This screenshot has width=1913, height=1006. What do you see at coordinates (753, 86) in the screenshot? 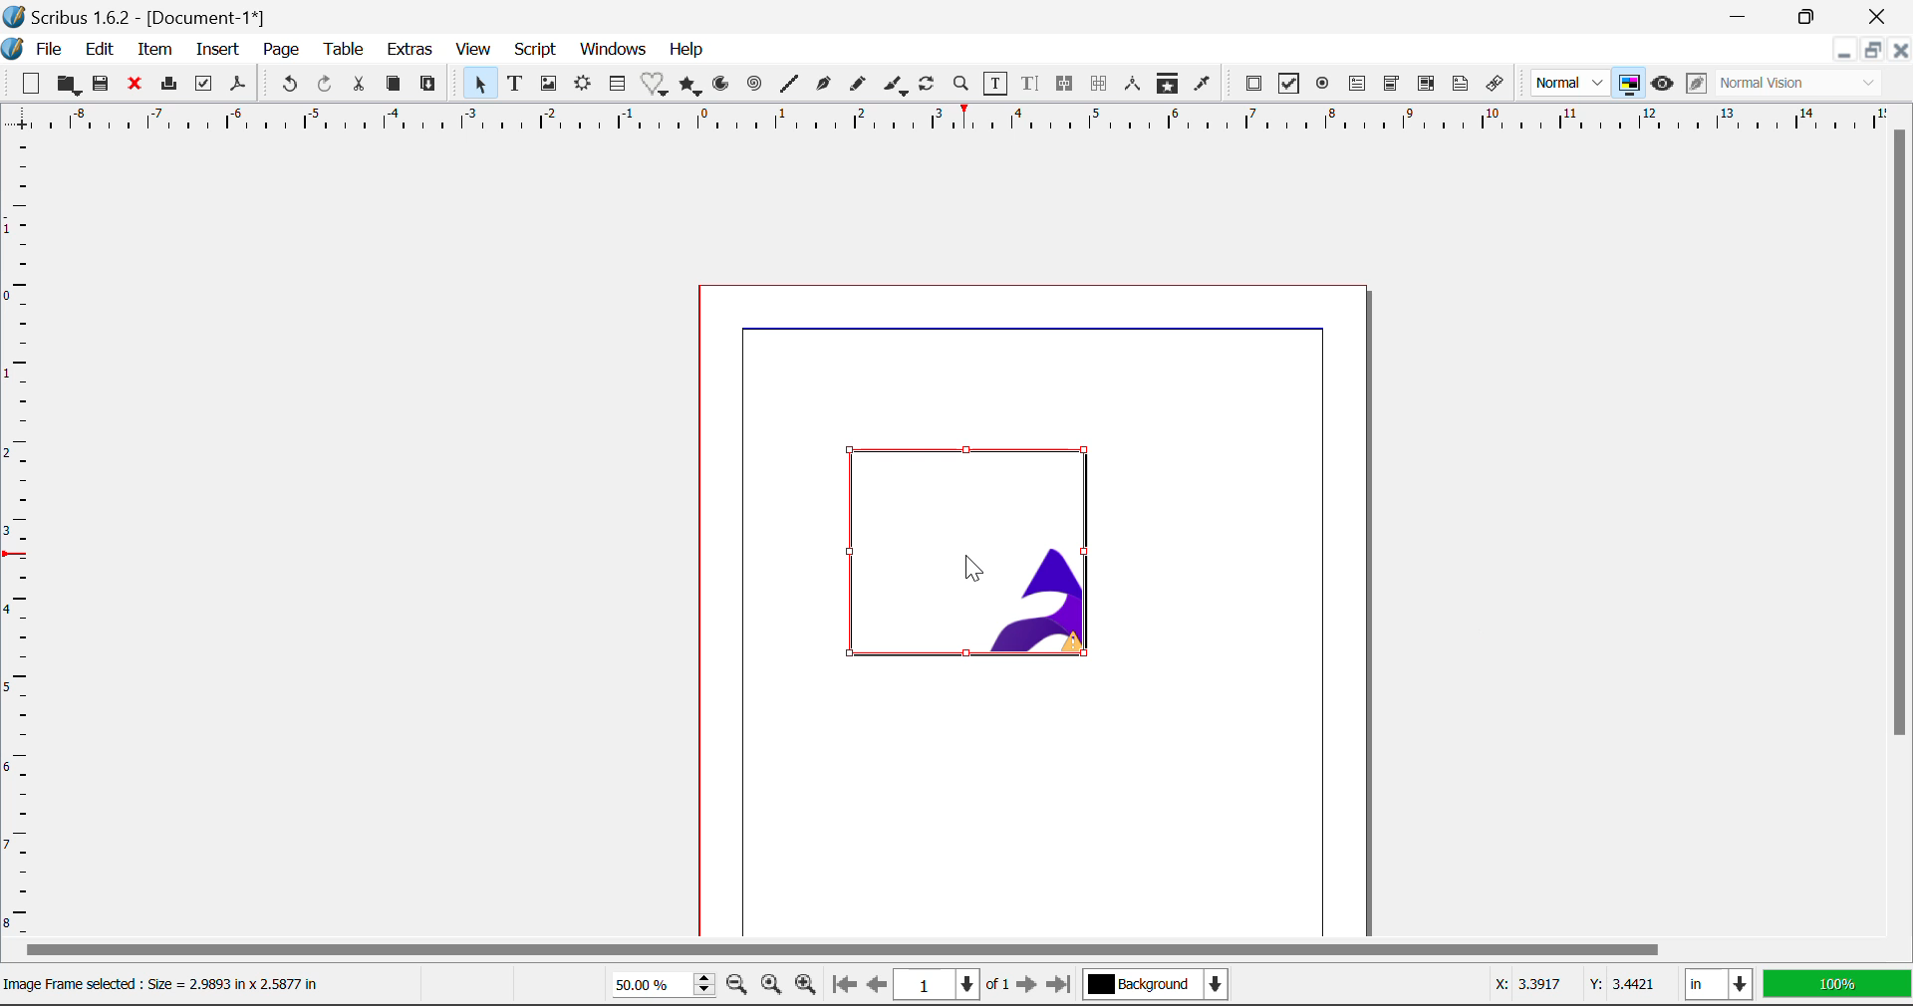
I see `Spiral` at bounding box center [753, 86].